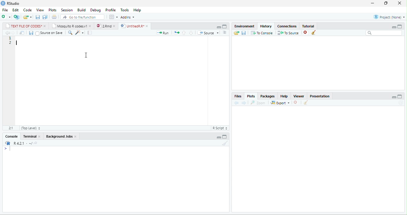 Image resolution: width=407 pixels, height=215 pixels. What do you see at coordinates (15, 10) in the screenshot?
I see `Edit` at bounding box center [15, 10].